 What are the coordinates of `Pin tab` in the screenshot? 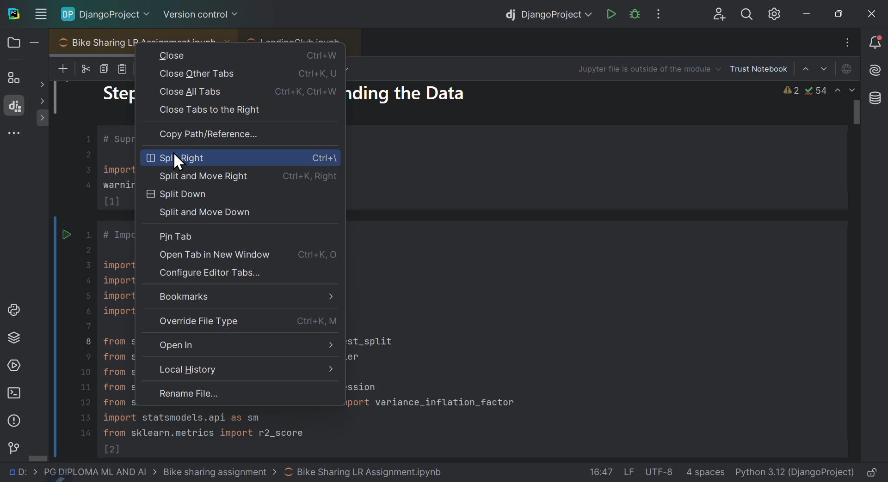 It's located at (182, 236).